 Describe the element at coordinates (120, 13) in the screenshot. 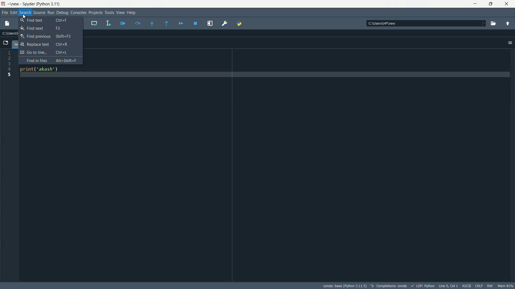

I see `view menu` at that location.